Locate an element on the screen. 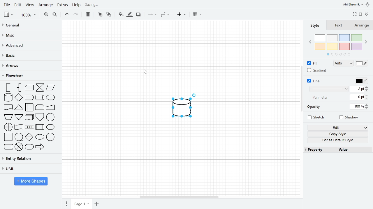 Image resolution: width=373 pixels, height=209 pixels. MISC is located at coordinates (29, 35).